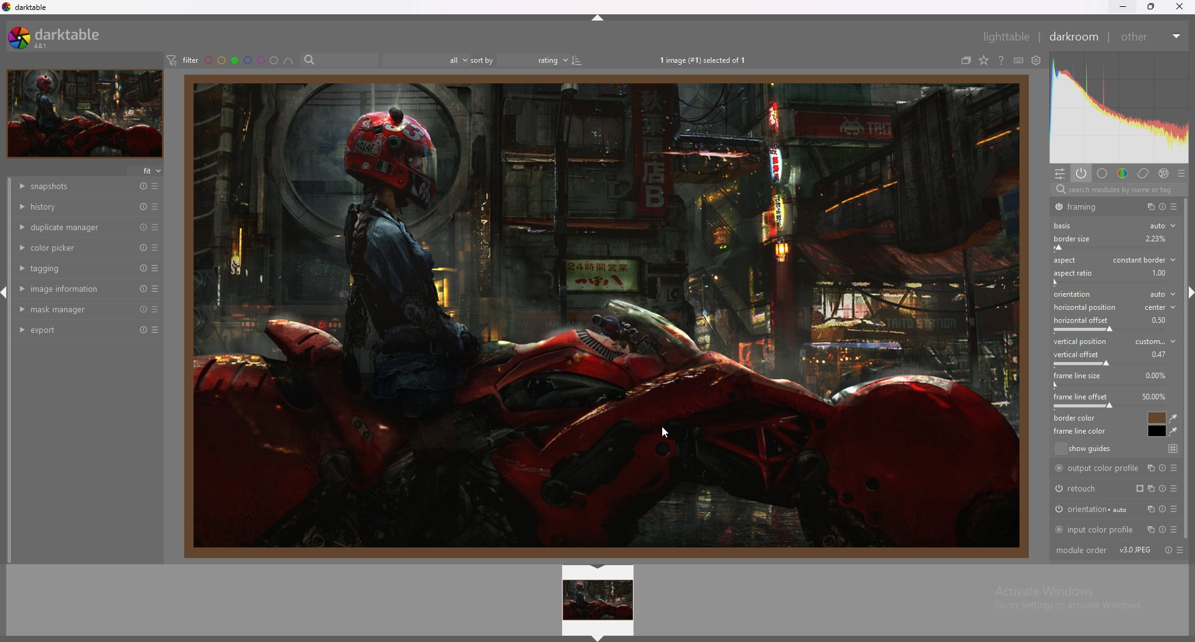 This screenshot has height=642, width=1195. I want to click on aspect ratio, so click(1072, 274).